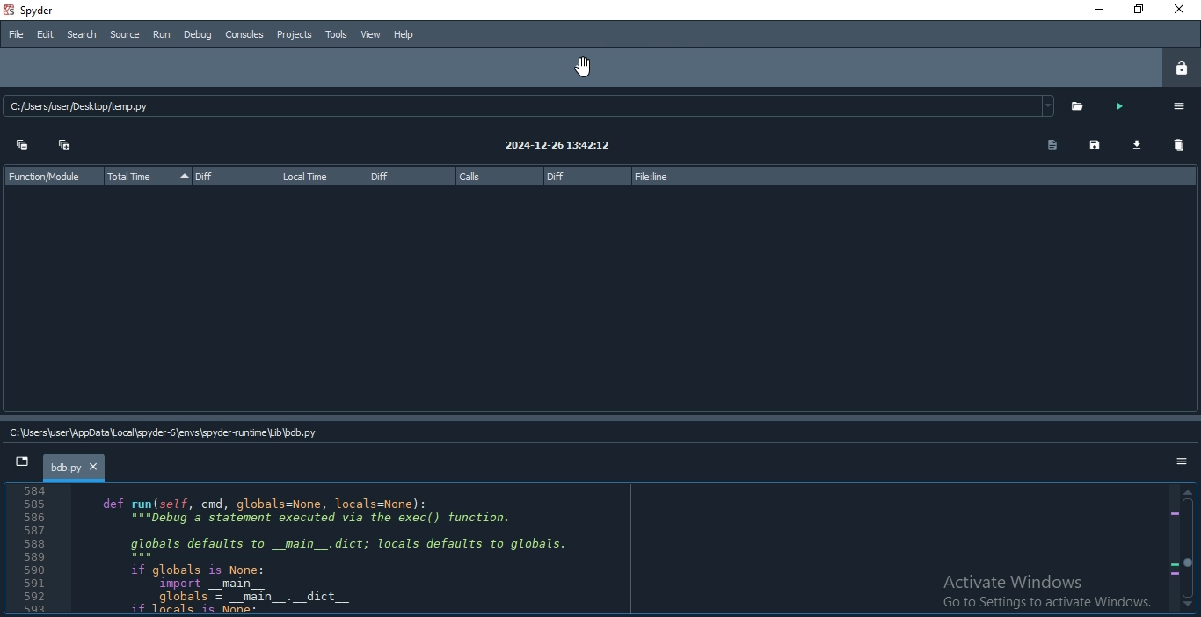  I want to click on File , so click(16, 33).